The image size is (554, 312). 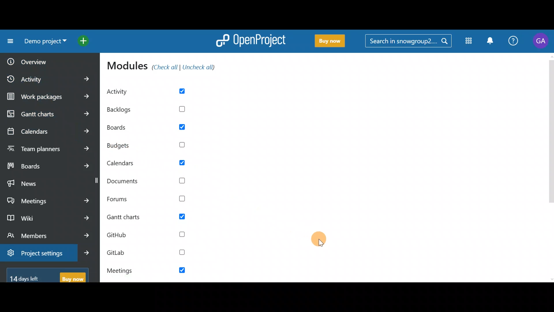 What do you see at coordinates (331, 42) in the screenshot?
I see `Buy now` at bounding box center [331, 42].